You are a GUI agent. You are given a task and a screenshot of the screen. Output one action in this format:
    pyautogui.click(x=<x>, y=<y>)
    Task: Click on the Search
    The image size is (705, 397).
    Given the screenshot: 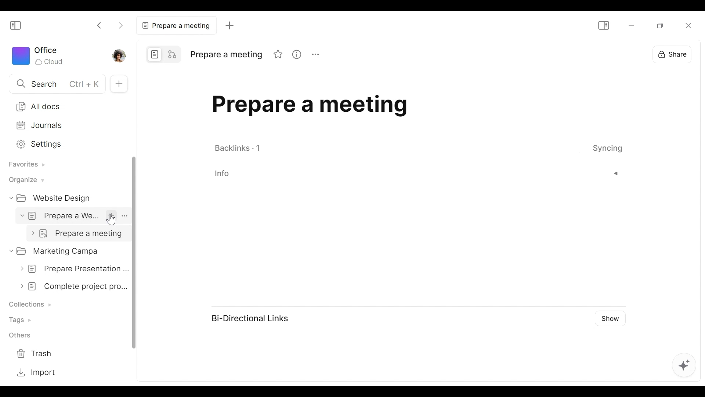 What is the action you would take?
    pyautogui.click(x=53, y=83)
    